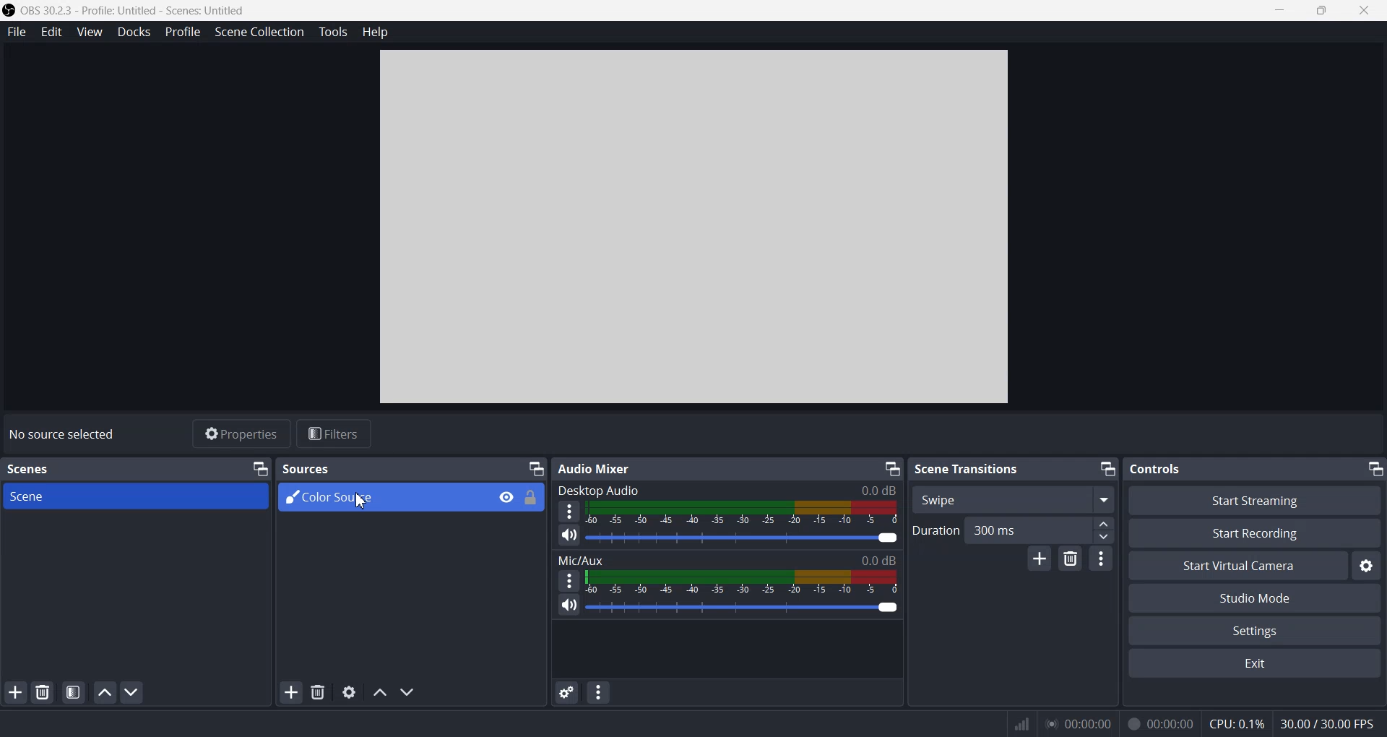 The height and width of the screenshot is (737, 1387). Describe the element at coordinates (61, 433) in the screenshot. I see `No source selected` at that location.